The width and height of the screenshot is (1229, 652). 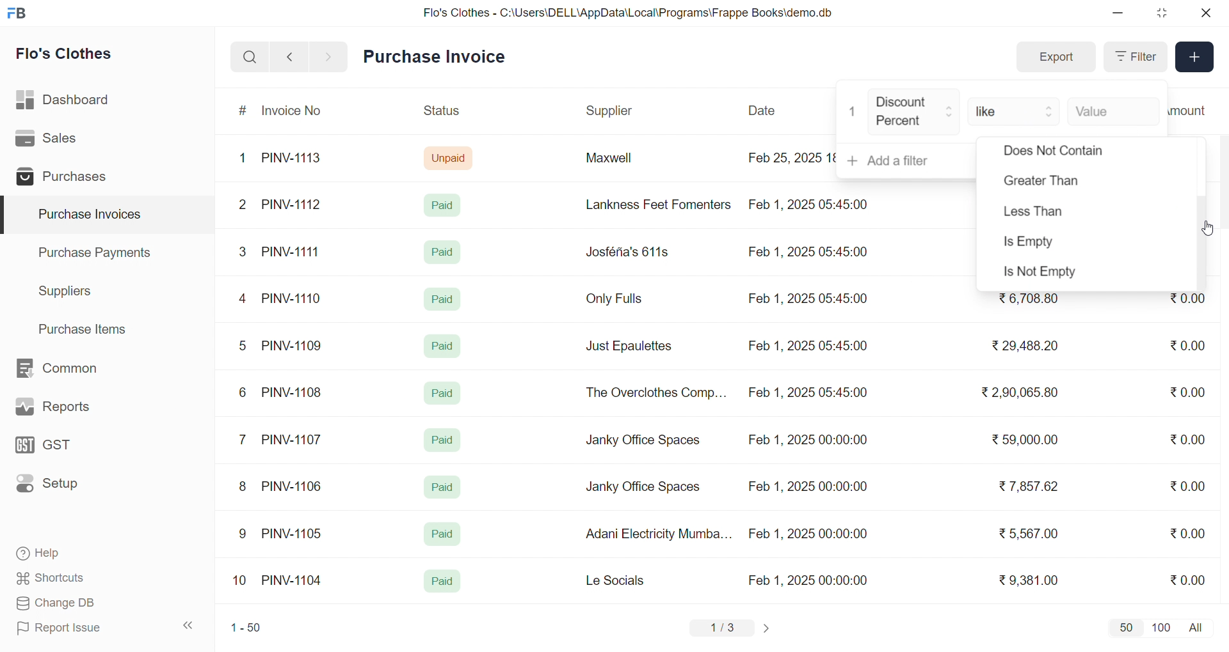 What do you see at coordinates (68, 410) in the screenshot?
I see `Reports` at bounding box center [68, 410].